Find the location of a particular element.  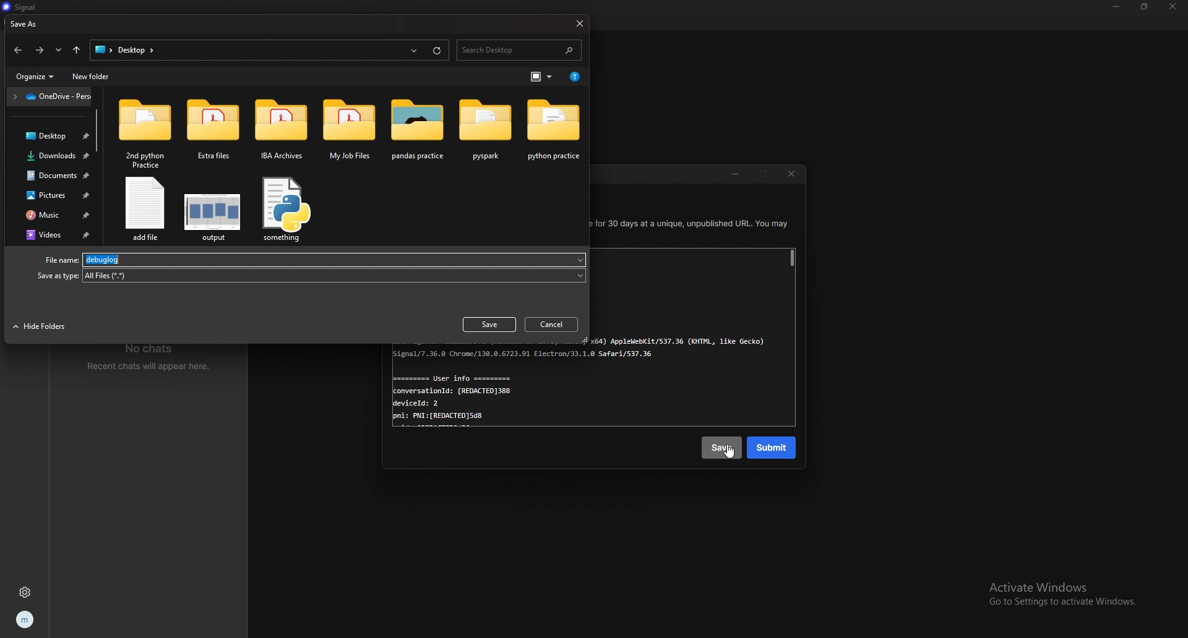

photo is located at coordinates (213, 211).